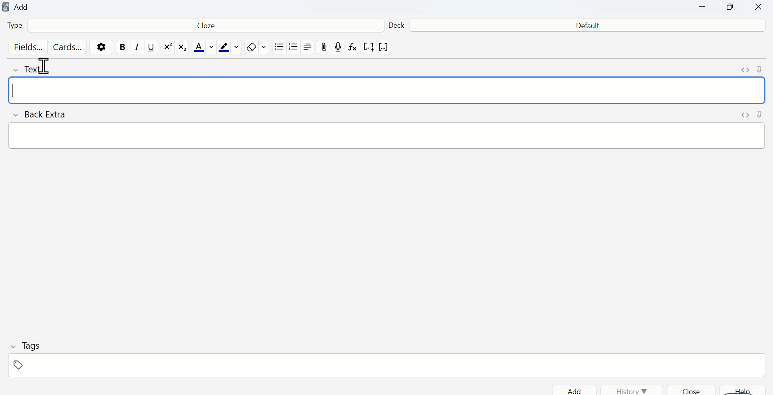  I want to click on Expand, so click(739, 114).